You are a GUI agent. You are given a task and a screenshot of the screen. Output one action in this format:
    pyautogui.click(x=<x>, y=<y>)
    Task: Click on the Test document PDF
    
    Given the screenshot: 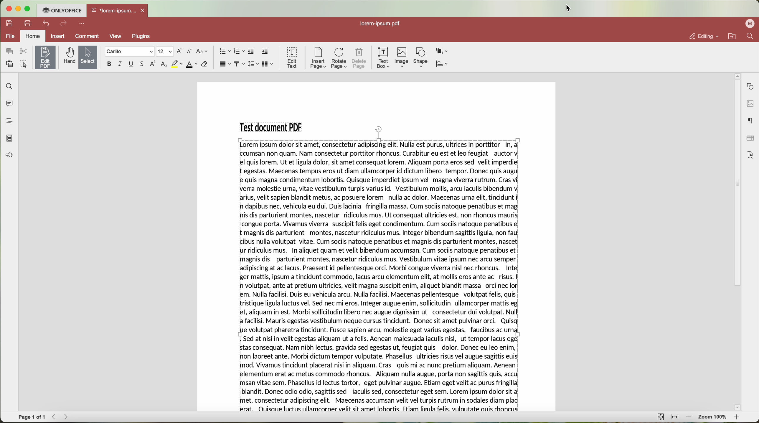 What is the action you would take?
    pyautogui.click(x=273, y=126)
    